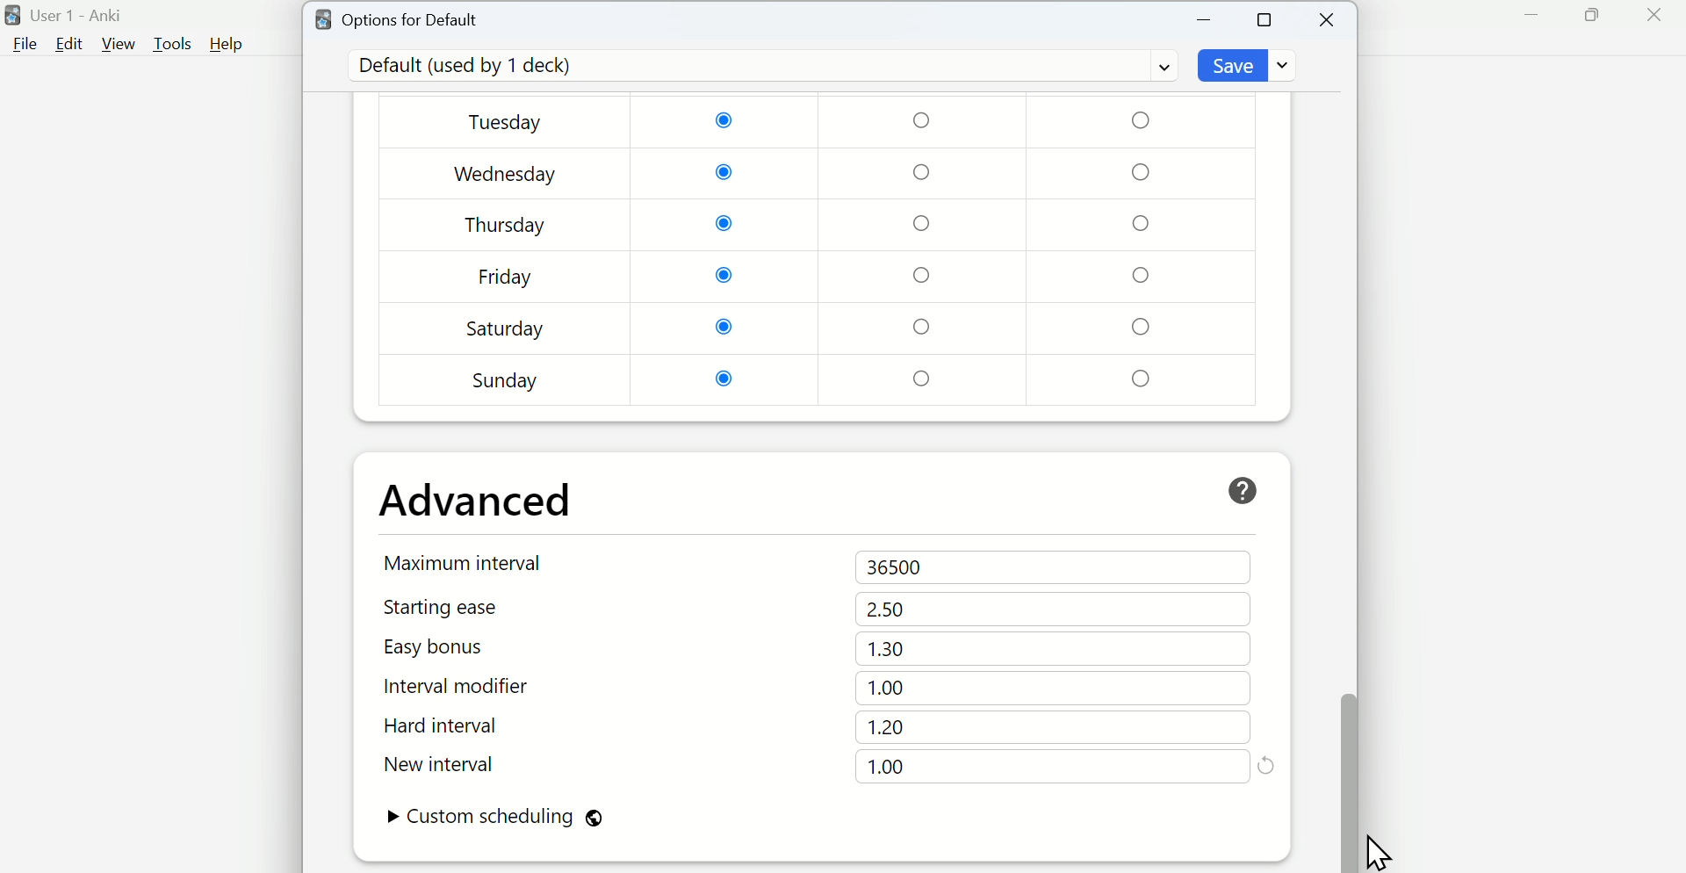  Describe the element at coordinates (1378, 847) in the screenshot. I see `cursor` at that location.